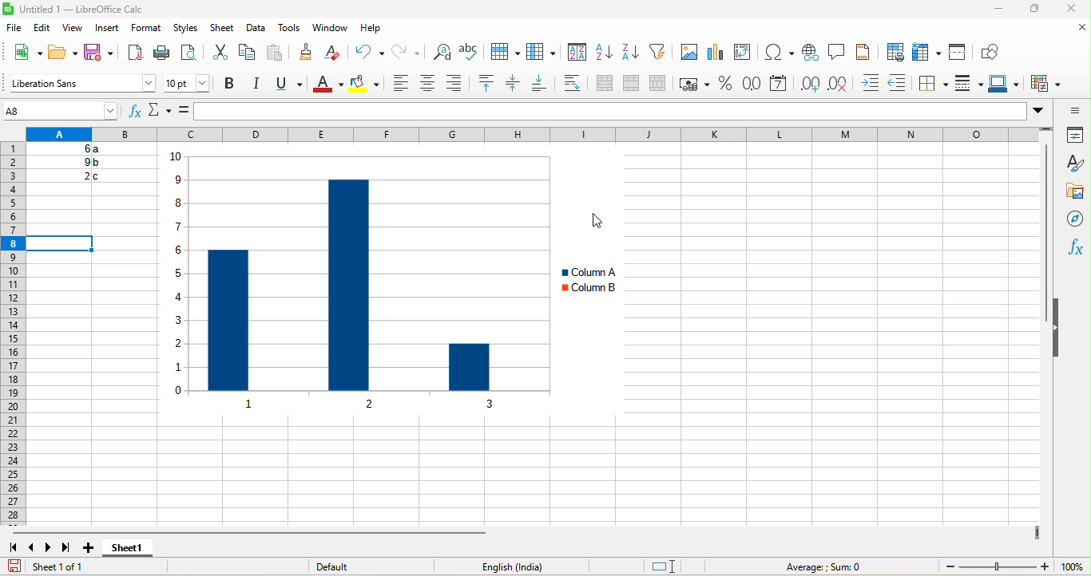 The image size is (1091, 576). Describe the element at coordinates (606, 57) in the screenshot. I see `sort ascending` at that location.